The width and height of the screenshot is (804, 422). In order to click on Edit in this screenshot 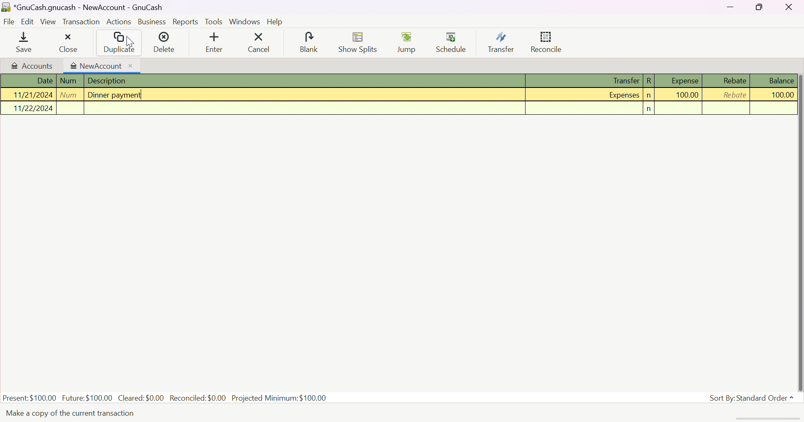, I will do `click(28, 21)`.